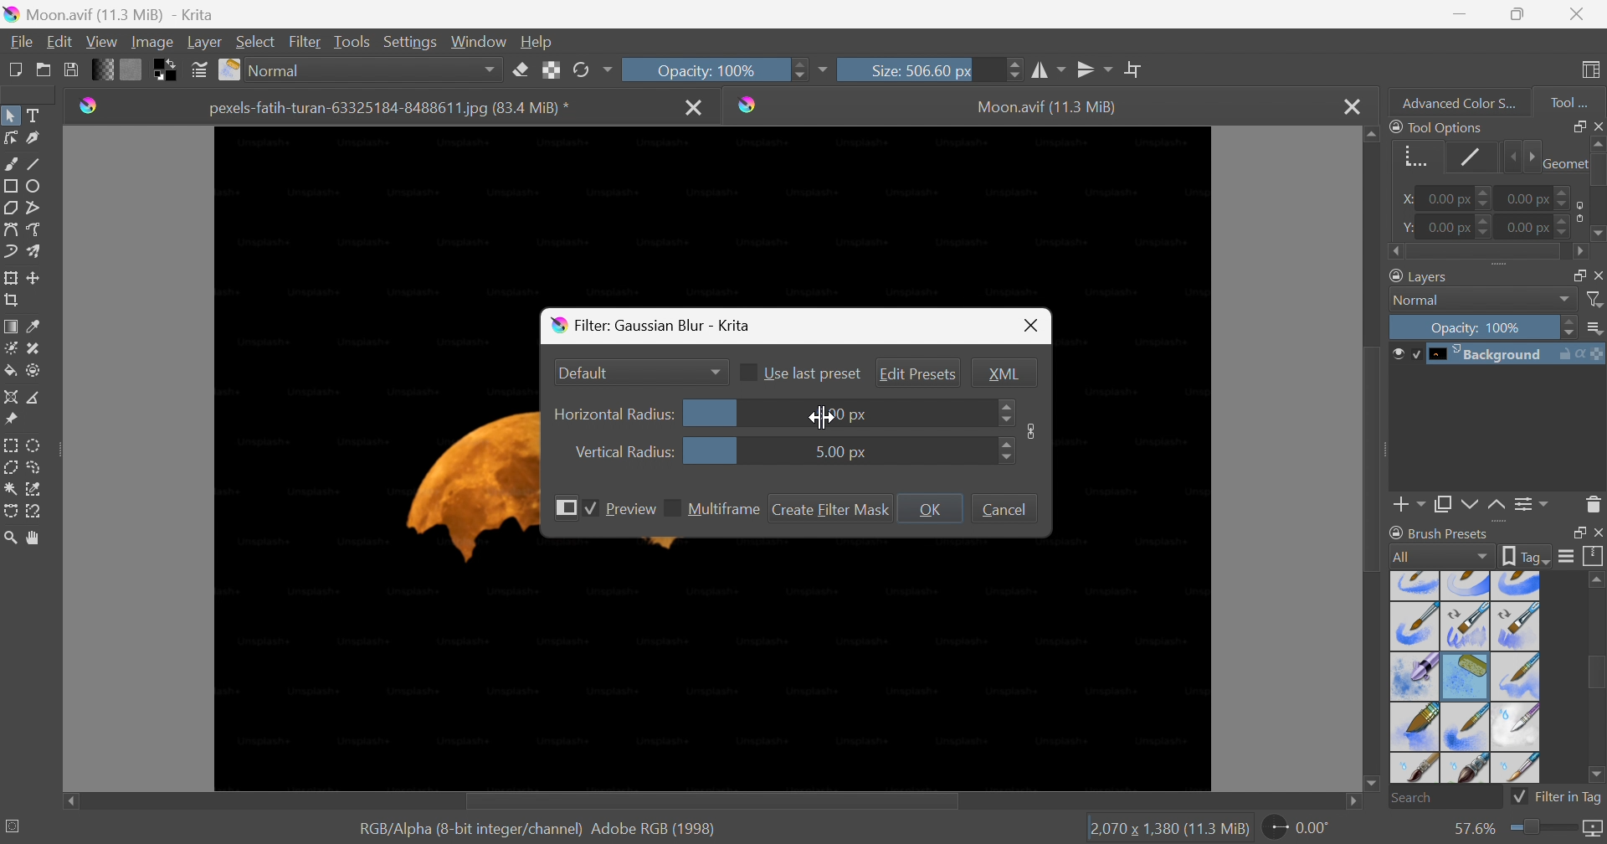  Describe the element at coordinates (615, 415) in the screenshot. I see `Horizontal Radius:` at that location.